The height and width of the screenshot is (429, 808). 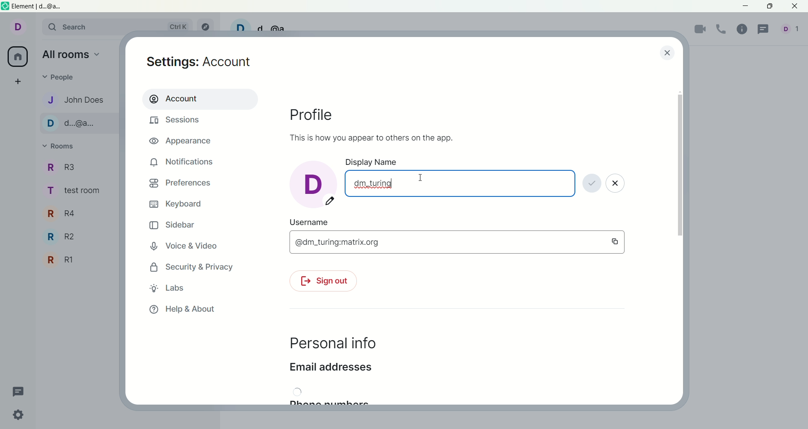 I want to click on people, so click(x=792, y=31).